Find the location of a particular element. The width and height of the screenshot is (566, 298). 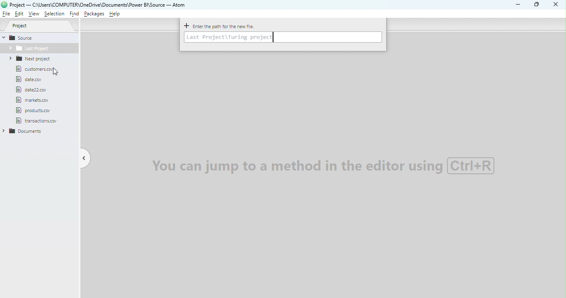

Help is located at coordinates (116, 15).